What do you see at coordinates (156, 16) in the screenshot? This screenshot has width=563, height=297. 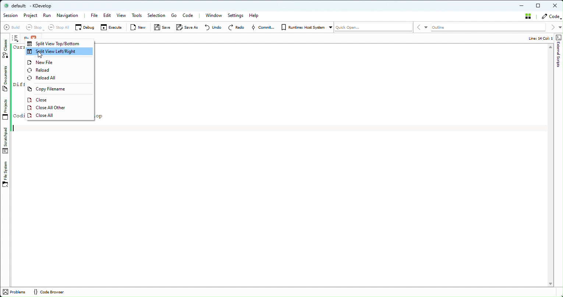 I see `Selection` at bounding box center [156, 16].